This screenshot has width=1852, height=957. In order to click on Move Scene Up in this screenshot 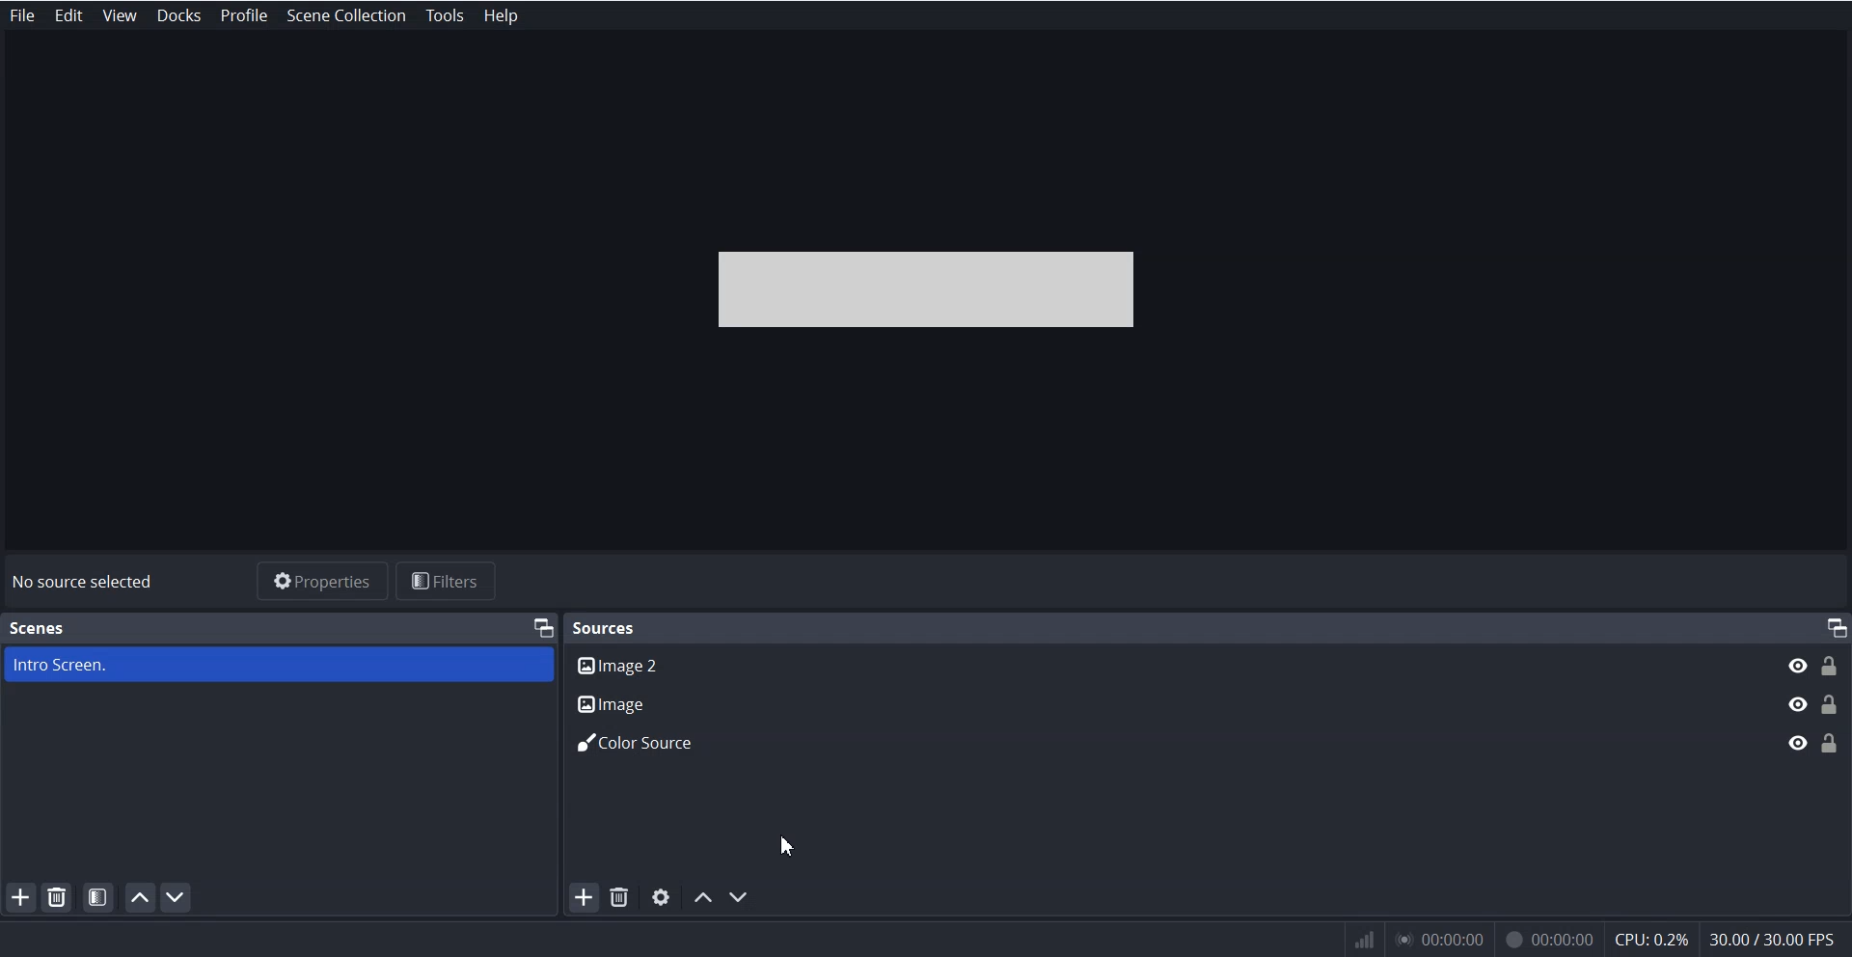, I will do `click(141, 897)`.